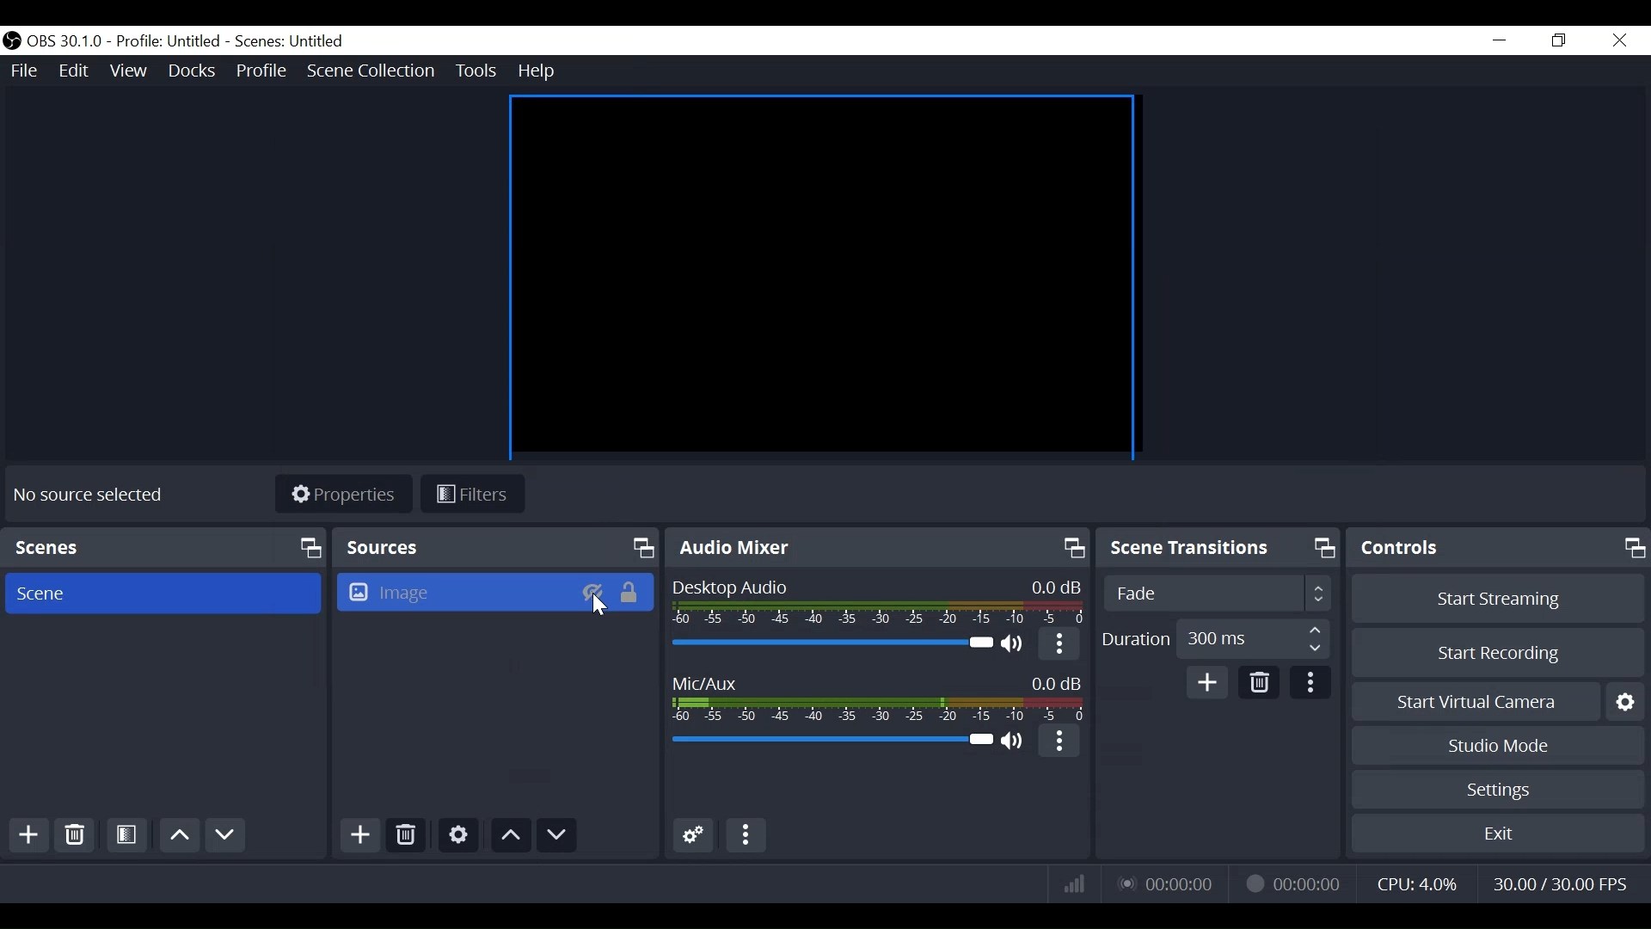 This screenshot has width=1651, height=929. Describe the element at coordinates (1560, 40) in the screenshot. I see `restore` at that location.